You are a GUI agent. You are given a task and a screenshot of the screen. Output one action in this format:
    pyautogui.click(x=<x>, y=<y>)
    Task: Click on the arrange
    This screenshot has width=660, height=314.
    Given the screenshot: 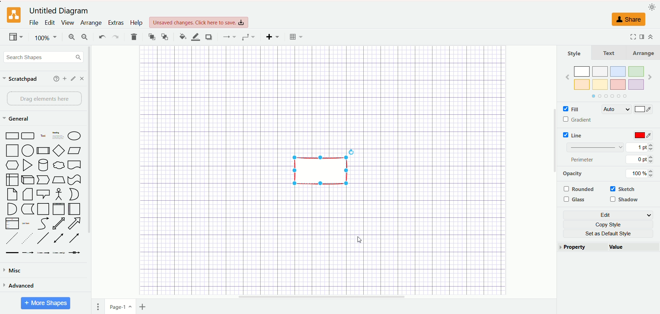 What is the action you would take?
    pyautogui.click(x=89, y=23)
    